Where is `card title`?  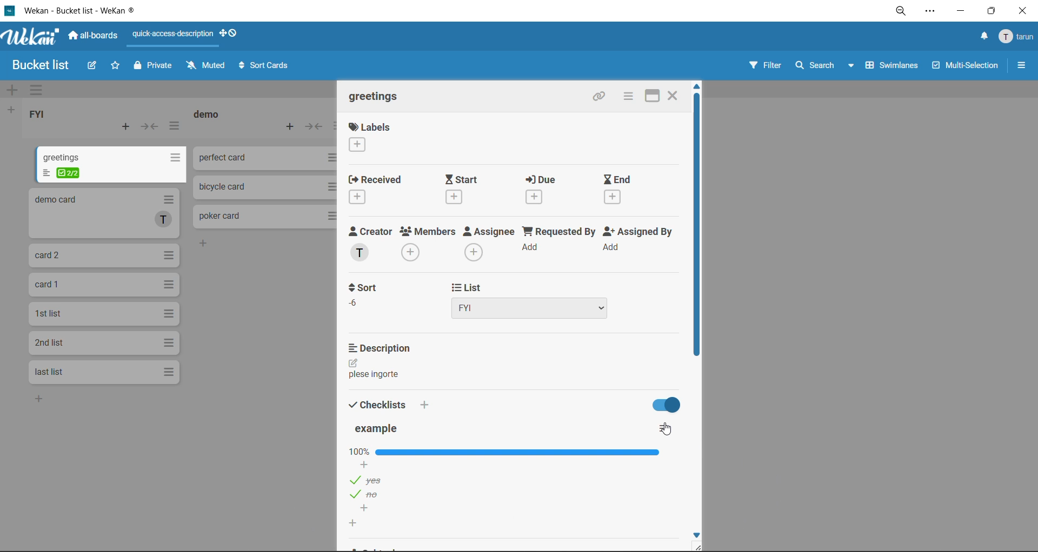
card title is located at coordinates (377, 97).